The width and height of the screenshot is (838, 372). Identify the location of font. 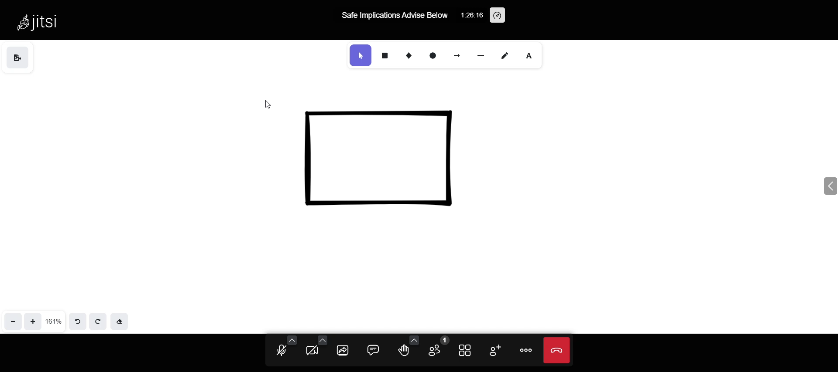
(532, 57).